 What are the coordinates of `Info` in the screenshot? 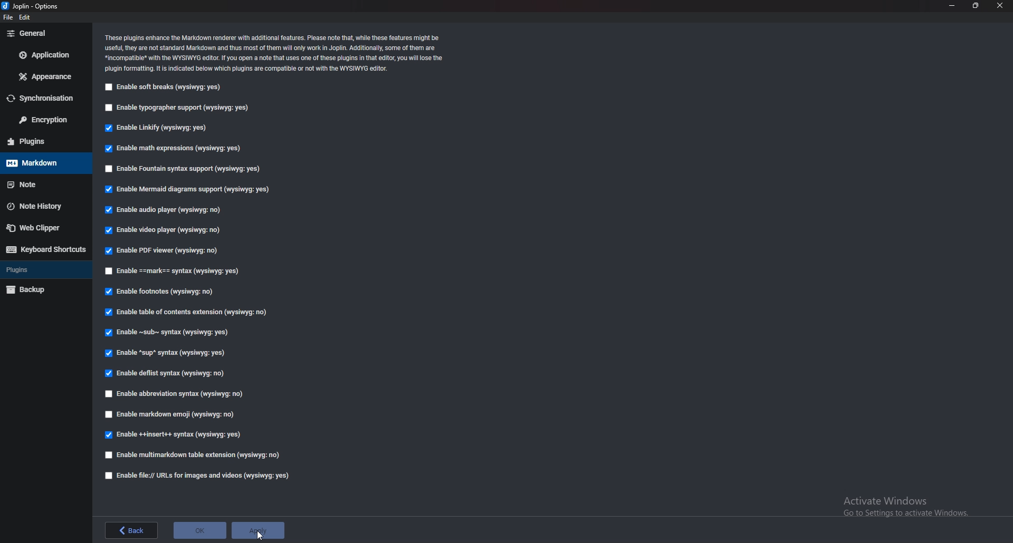 It's located at (276, 53).